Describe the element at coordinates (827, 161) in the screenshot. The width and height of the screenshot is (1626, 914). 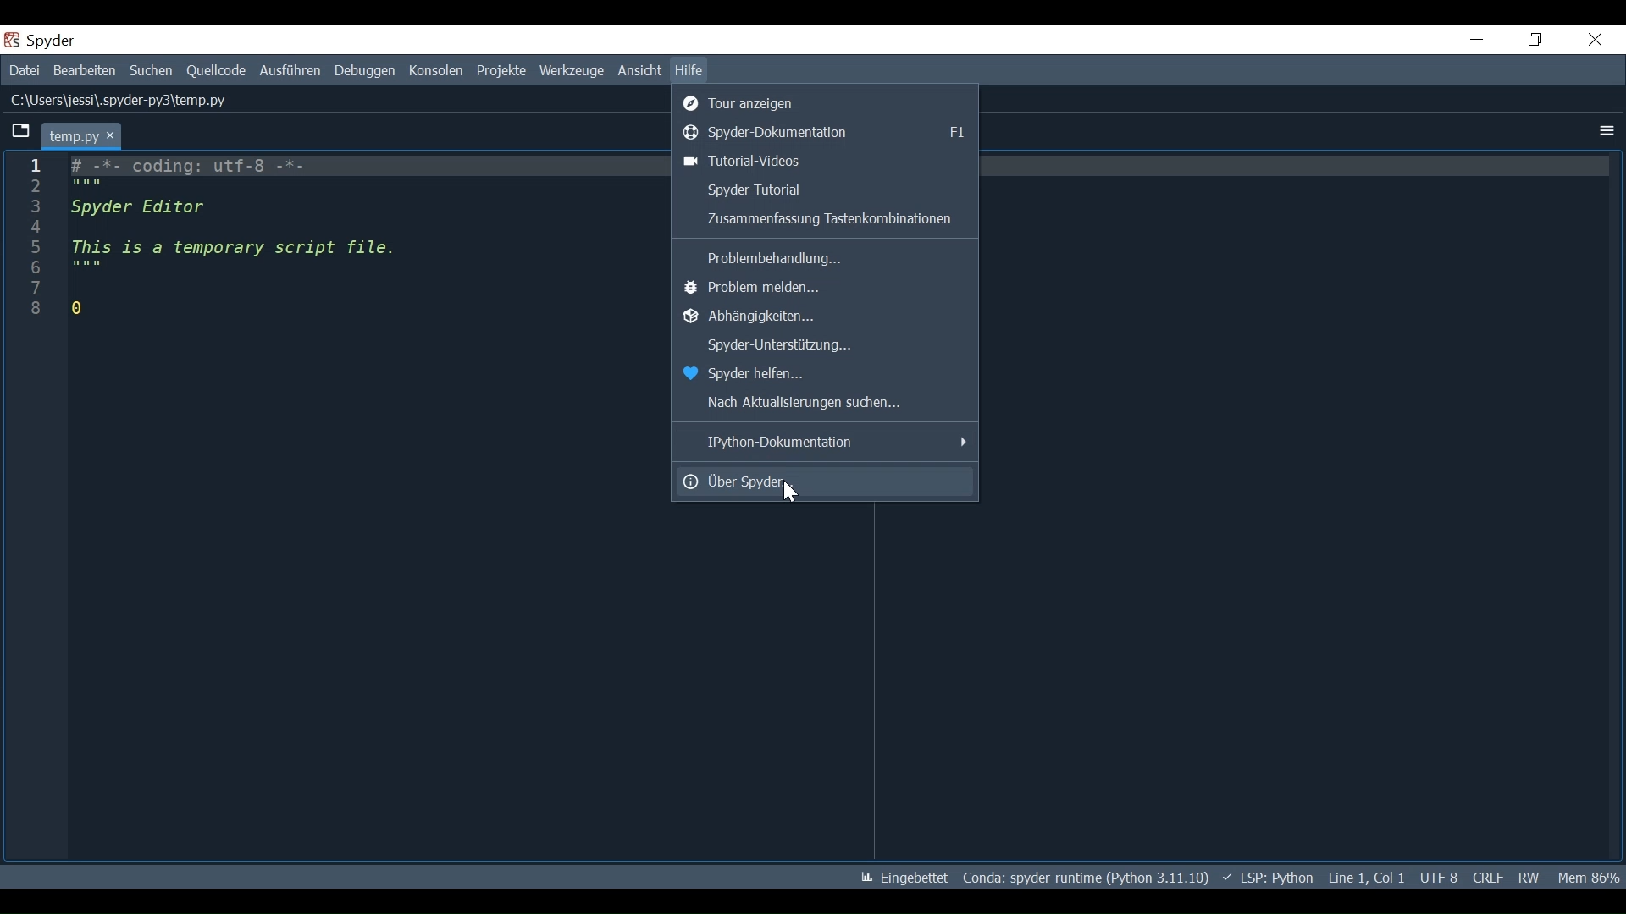
I see `Tutorial Videos` at that location.